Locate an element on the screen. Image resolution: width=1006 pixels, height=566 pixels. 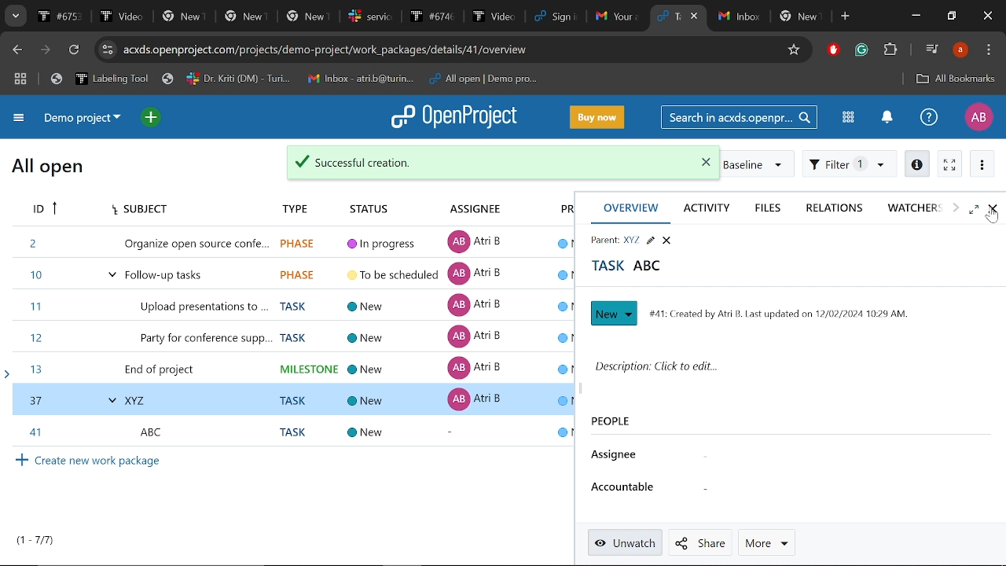
Move right is located at coordinates (956, 208).